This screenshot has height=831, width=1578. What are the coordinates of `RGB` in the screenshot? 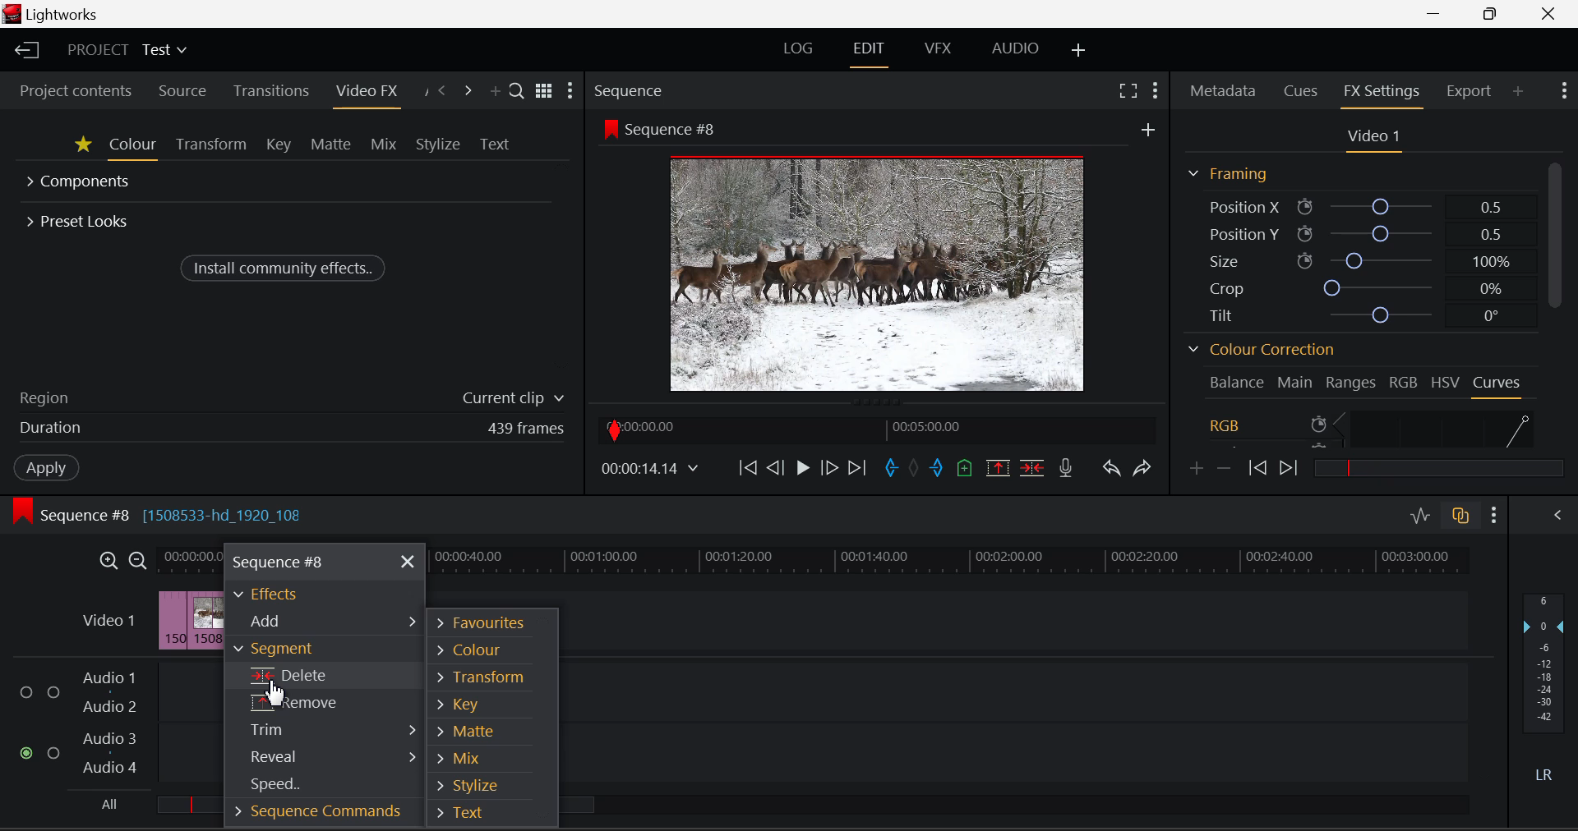 It's located at (1404, 380).